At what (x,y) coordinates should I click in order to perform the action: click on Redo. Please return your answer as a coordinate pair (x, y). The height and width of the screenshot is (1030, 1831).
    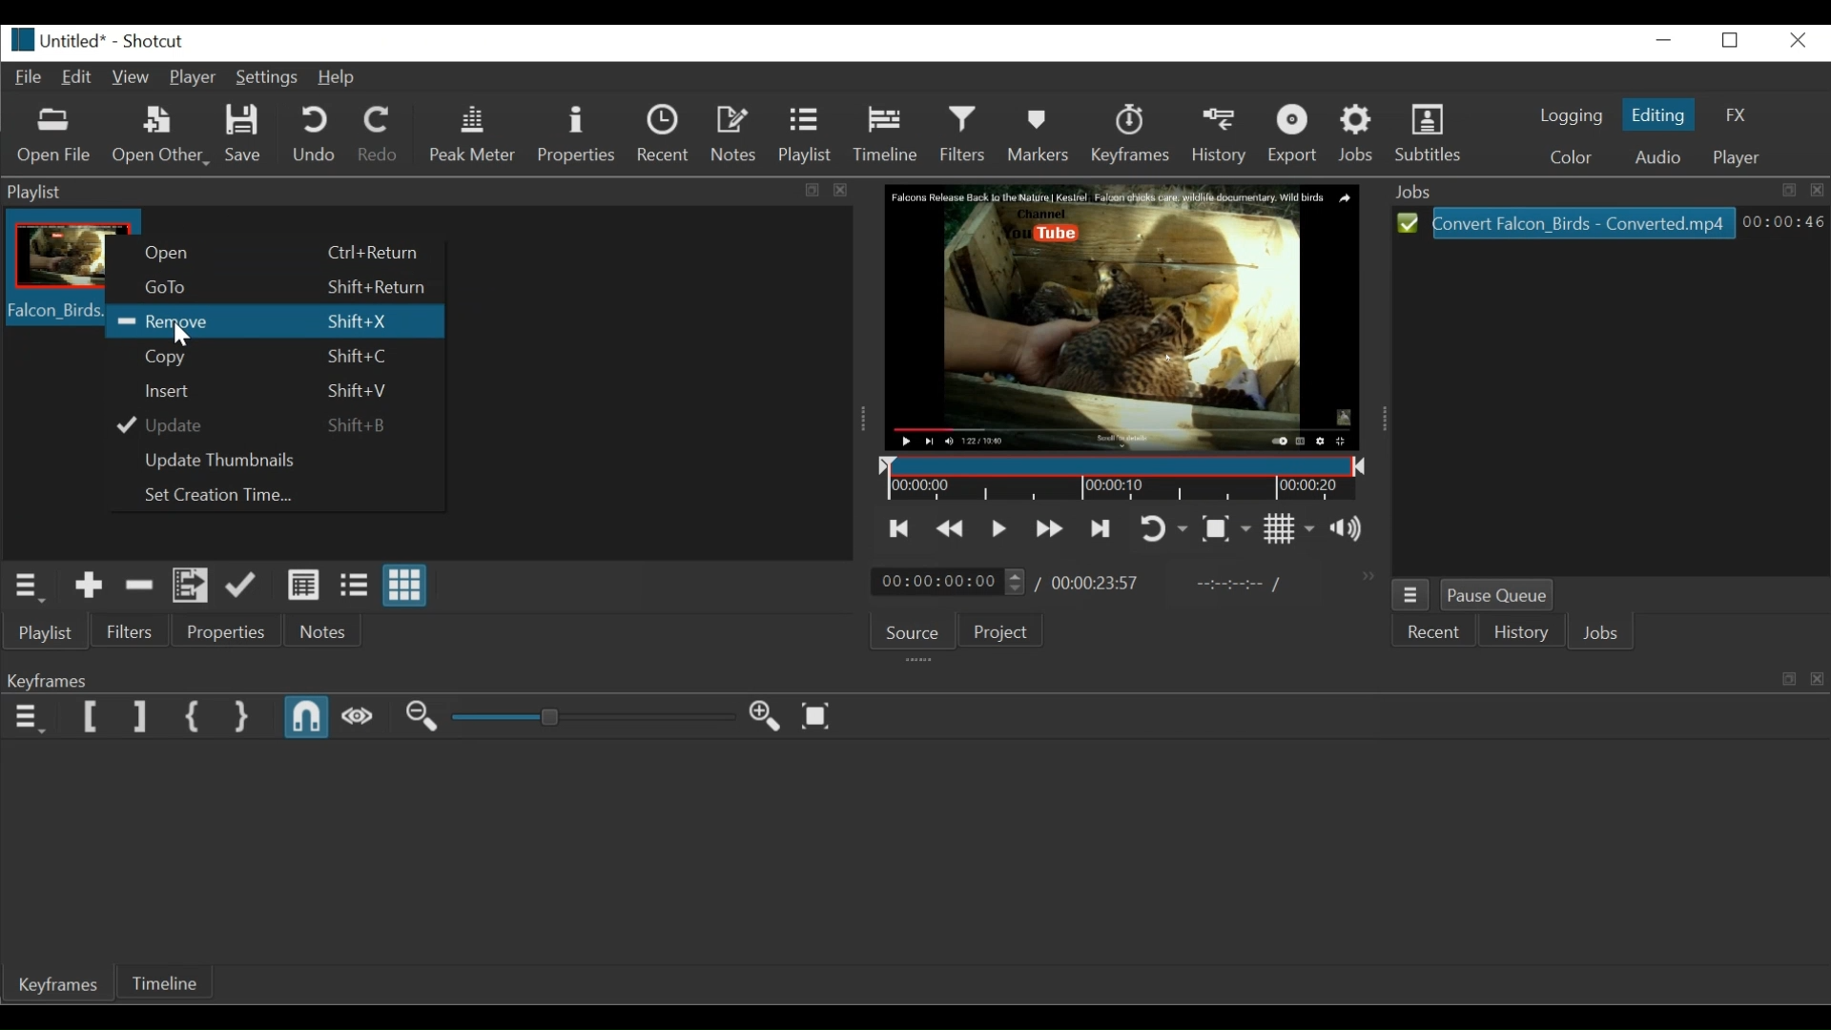
    Looking at the image, I should click on (380, 134).